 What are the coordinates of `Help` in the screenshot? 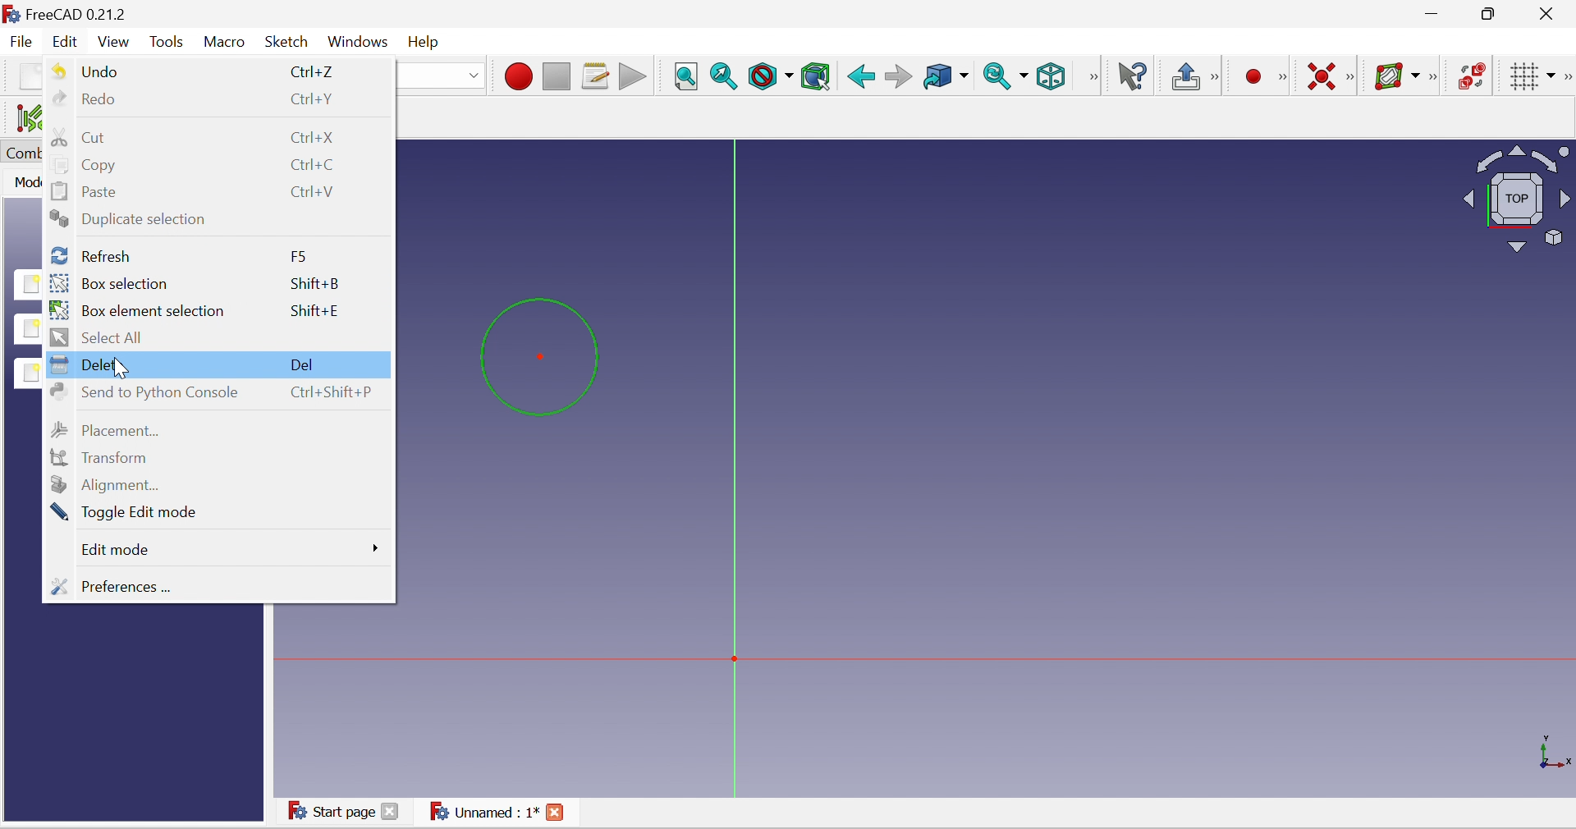 It's located at (424, 44).